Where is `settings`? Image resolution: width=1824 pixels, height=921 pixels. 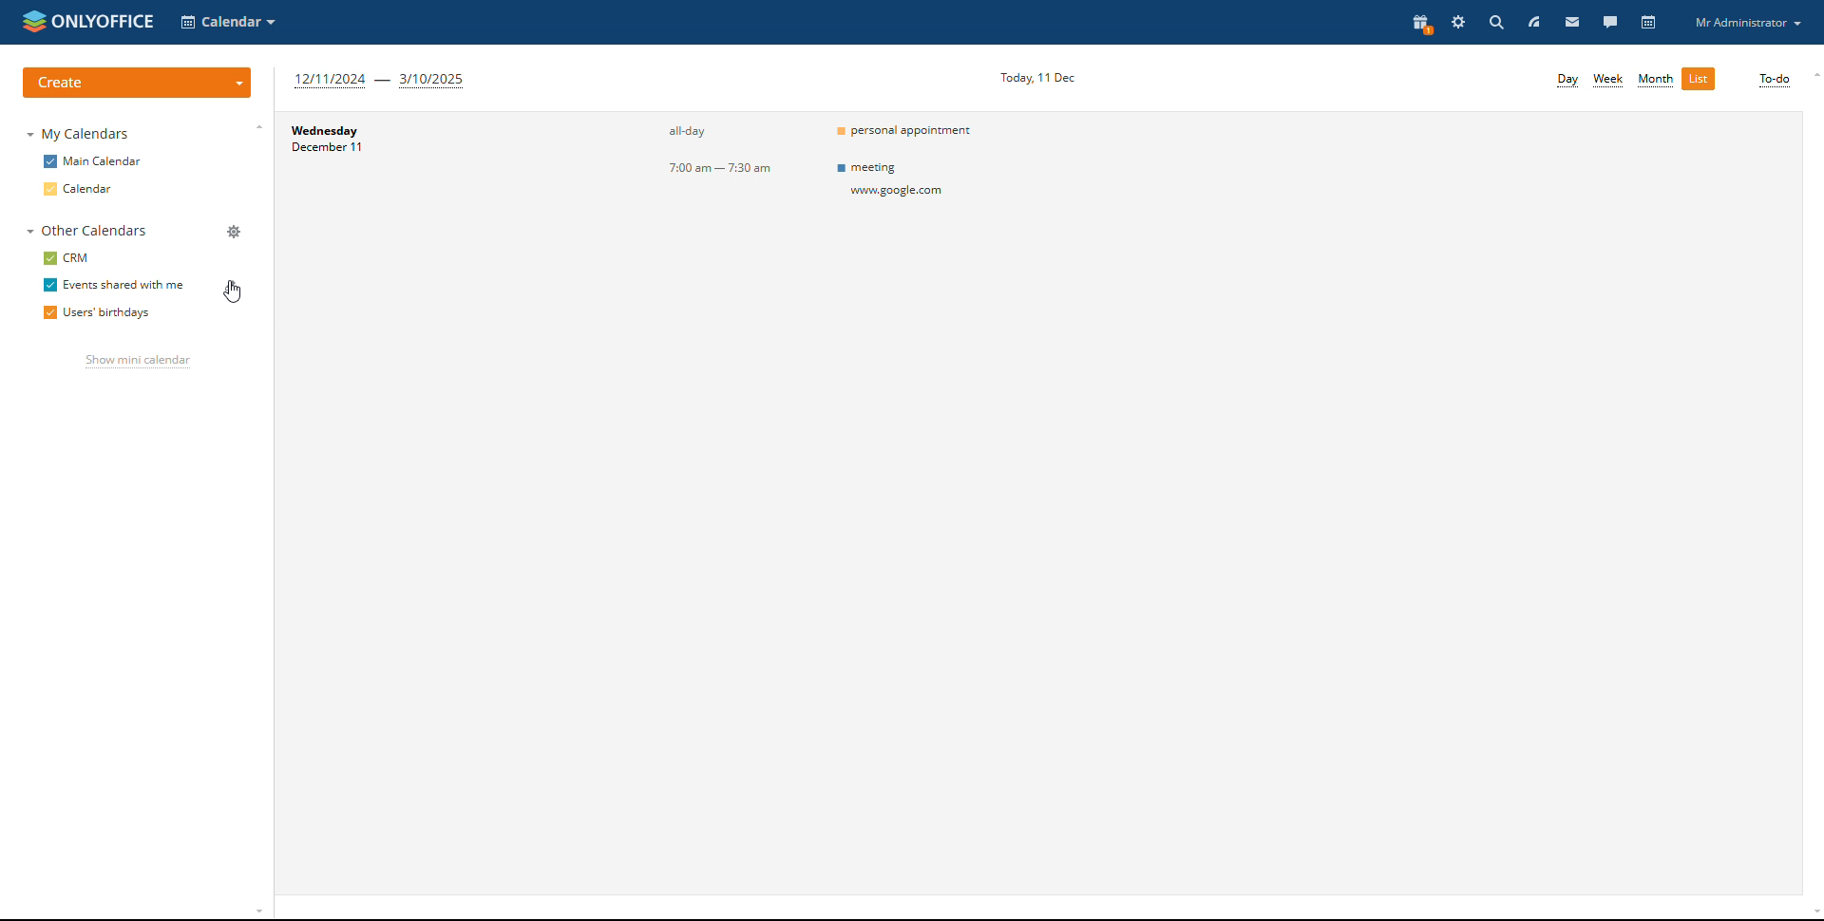 settings is located at coordinates (1458, 21).